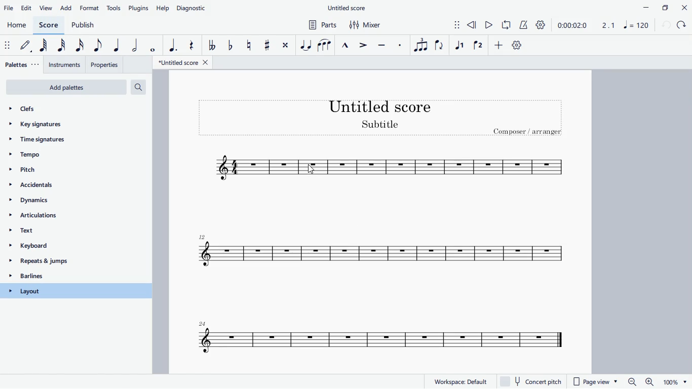 This screenshot has width=692, height=389. Describe the element at coordinates (460, 381) in the screenshot. I see `workspace default` at that location.